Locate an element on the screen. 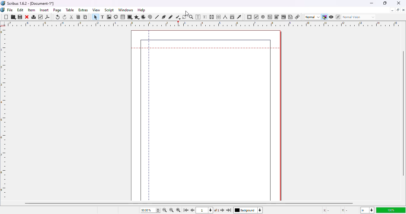  table is located at coordinates (70, 10).